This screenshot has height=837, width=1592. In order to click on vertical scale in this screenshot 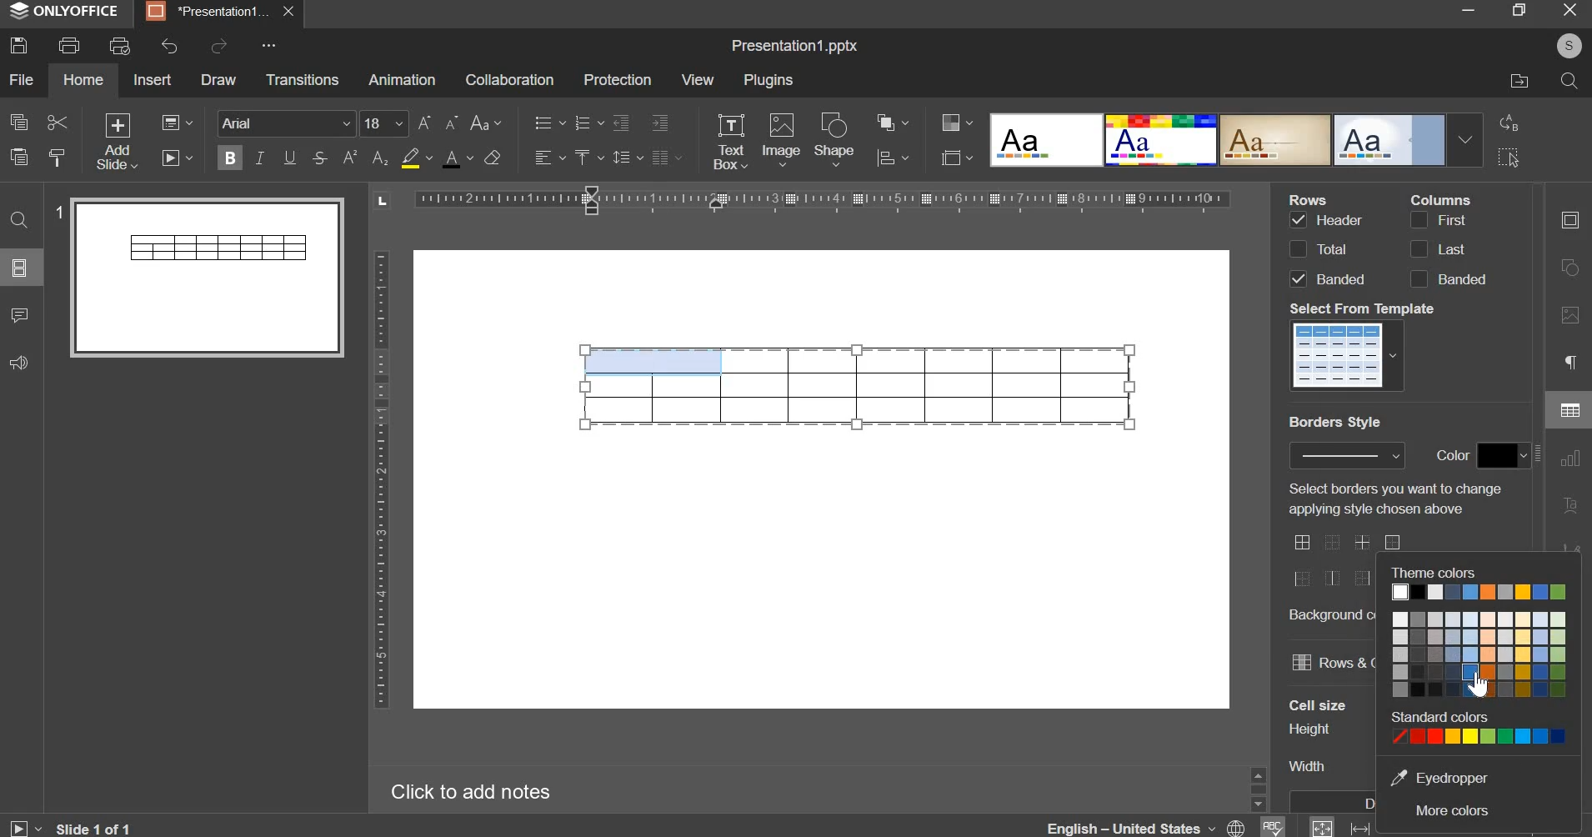, I will do `click(380, 479)`.